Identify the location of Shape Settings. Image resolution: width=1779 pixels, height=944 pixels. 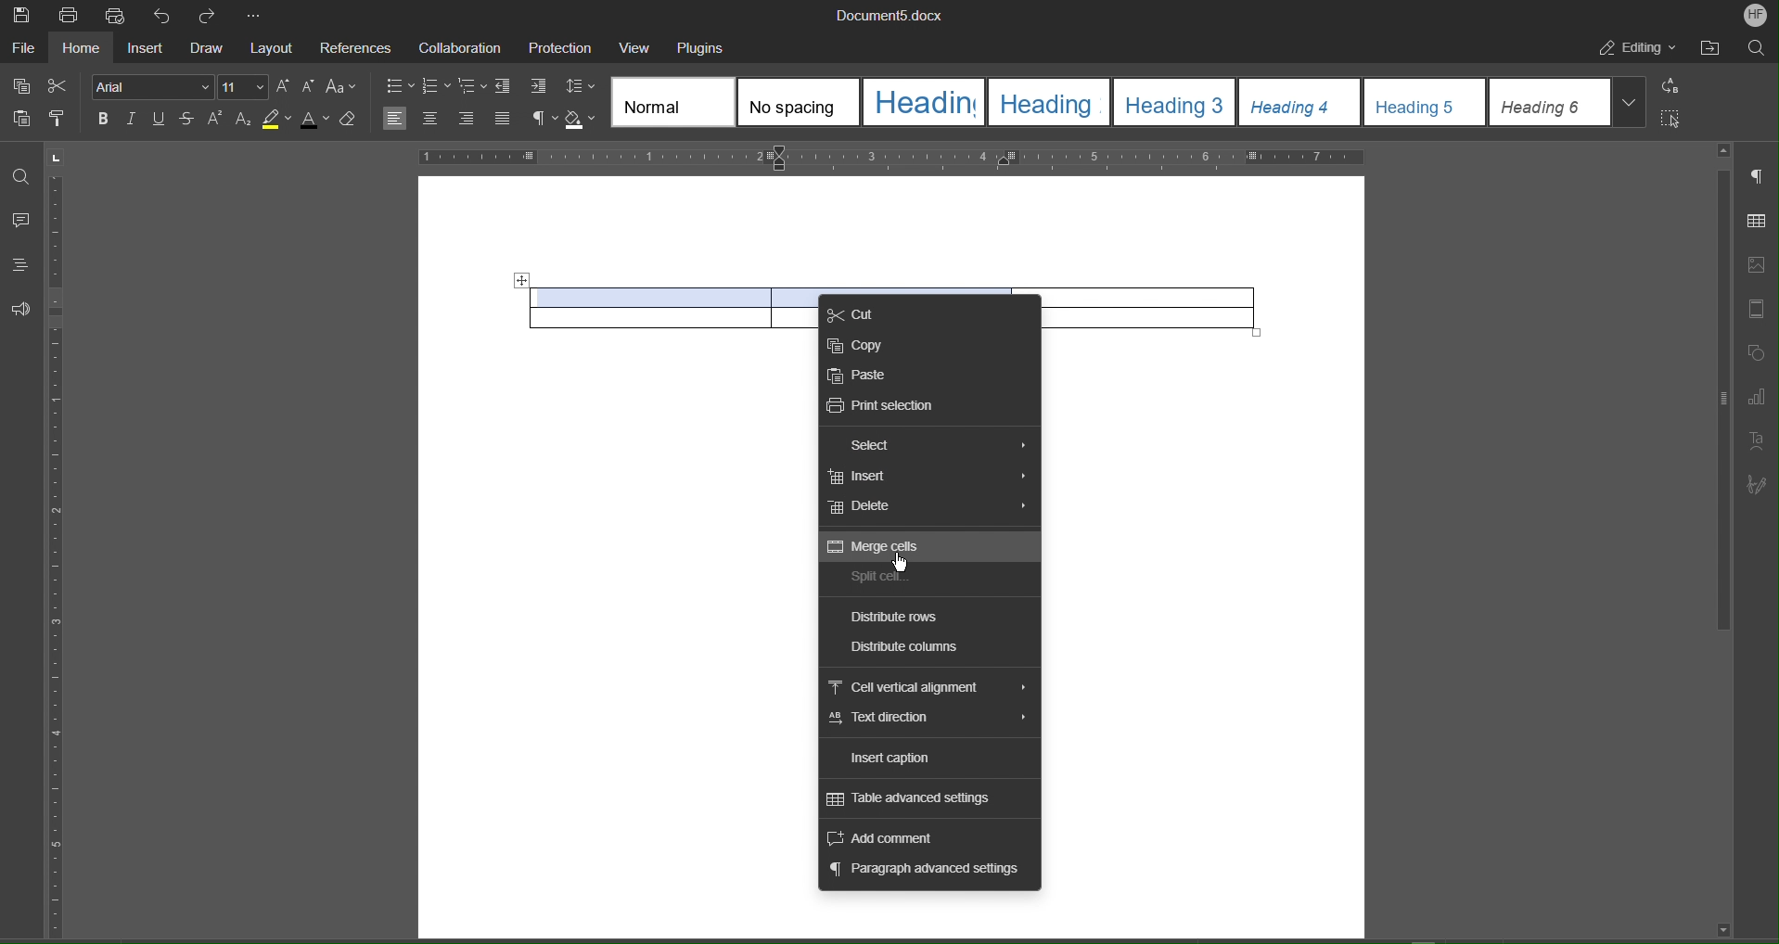
(1759, 353).